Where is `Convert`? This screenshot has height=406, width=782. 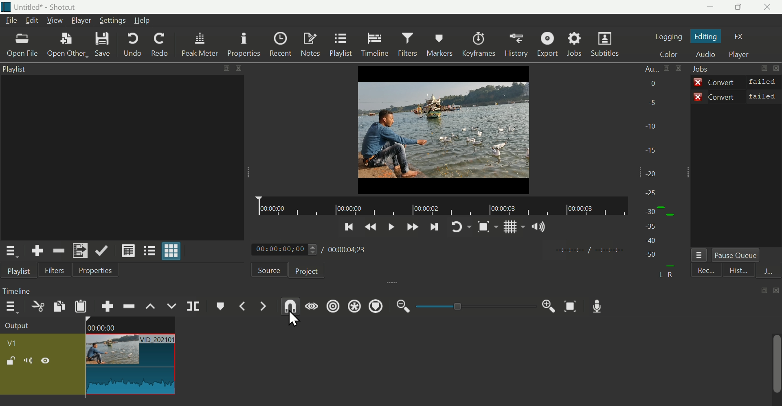 Convert is located at coordinates (736, 81).